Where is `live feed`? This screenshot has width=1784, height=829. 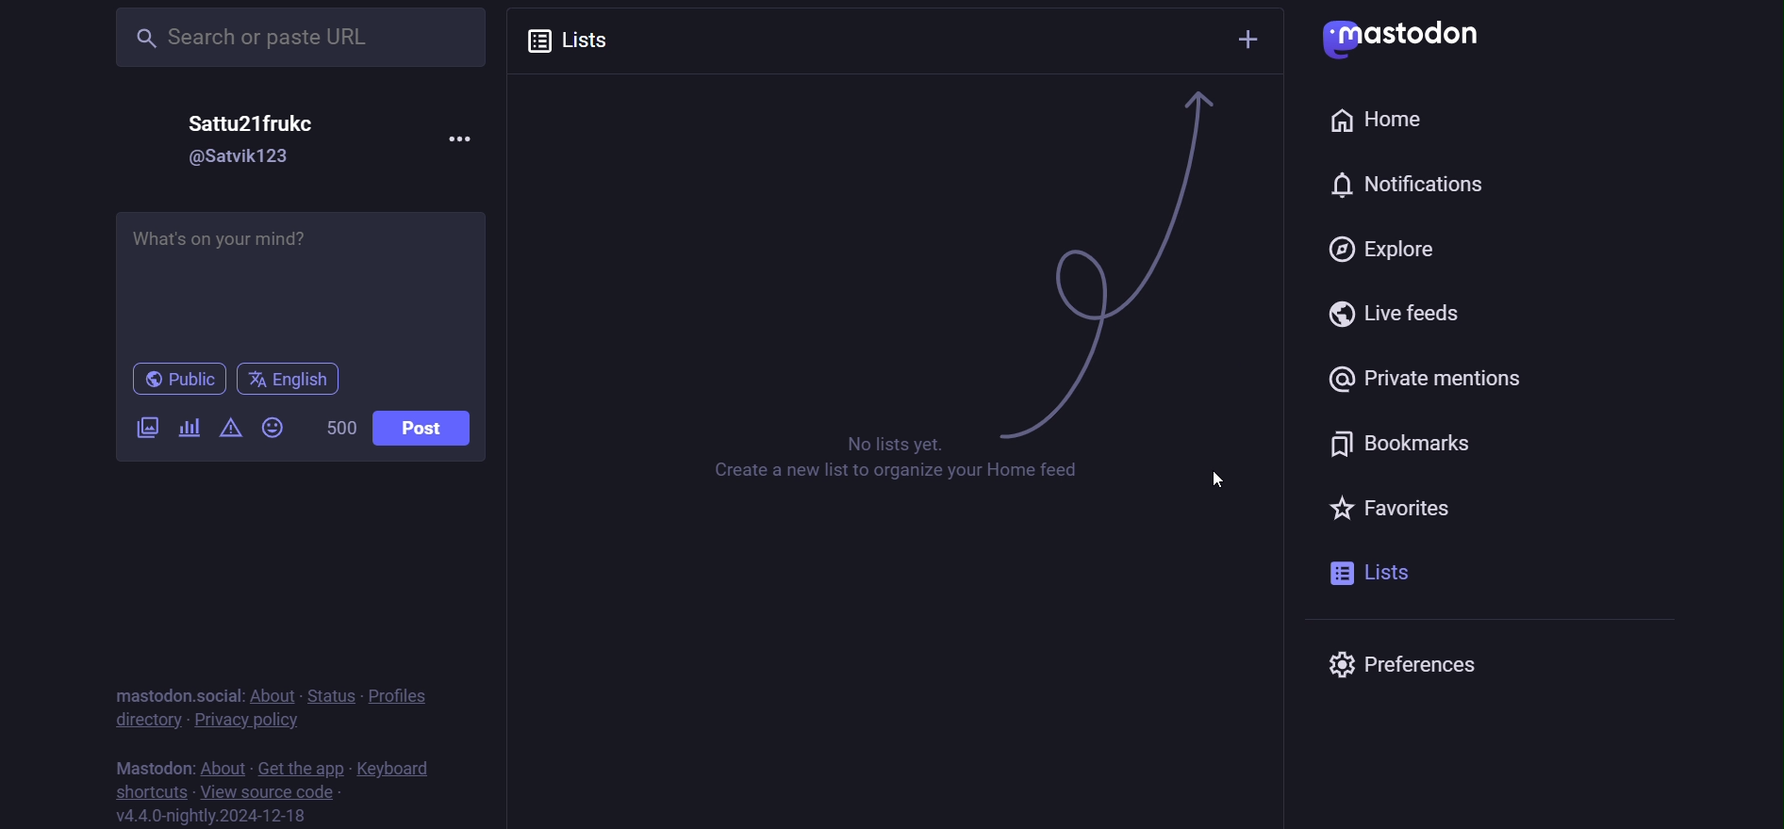 live feed is located at coordinates (1403, 314).